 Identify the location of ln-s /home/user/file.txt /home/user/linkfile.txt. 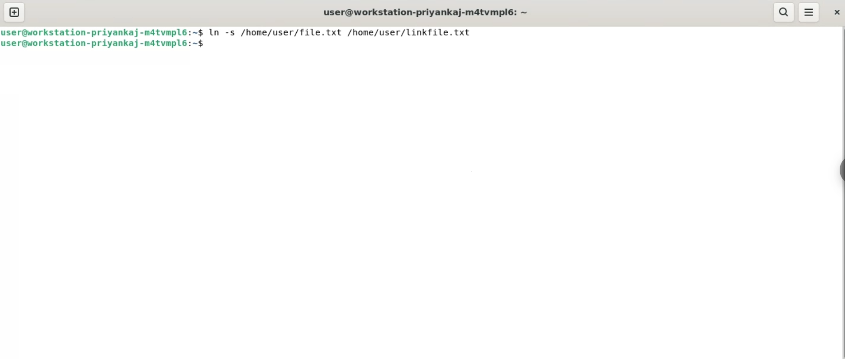
(344, 33).